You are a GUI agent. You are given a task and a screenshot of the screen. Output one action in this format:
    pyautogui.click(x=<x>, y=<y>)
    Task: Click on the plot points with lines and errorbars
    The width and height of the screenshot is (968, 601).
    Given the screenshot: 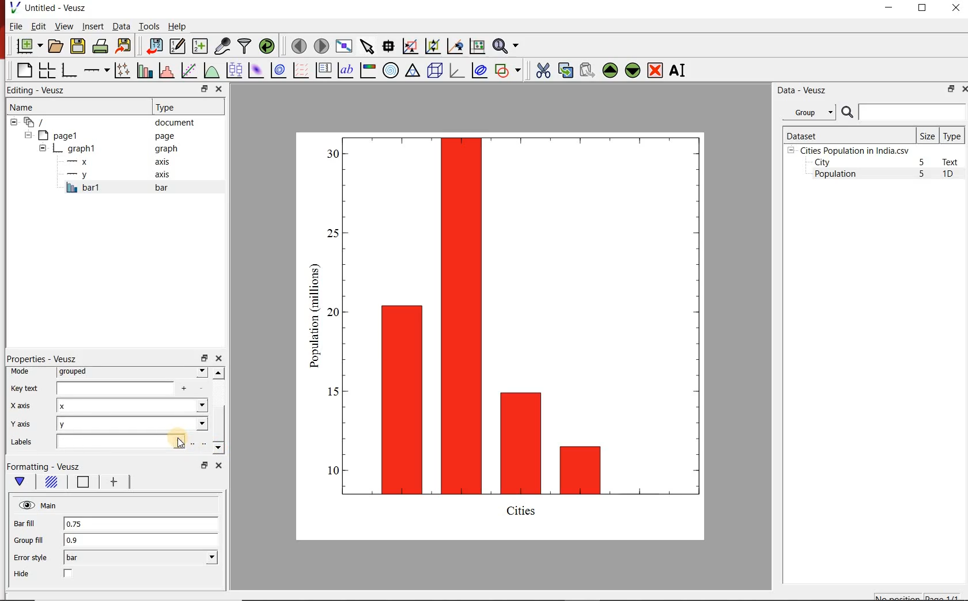 What is the action you would take?
    pyautogui.click(x=120, y=70)
    